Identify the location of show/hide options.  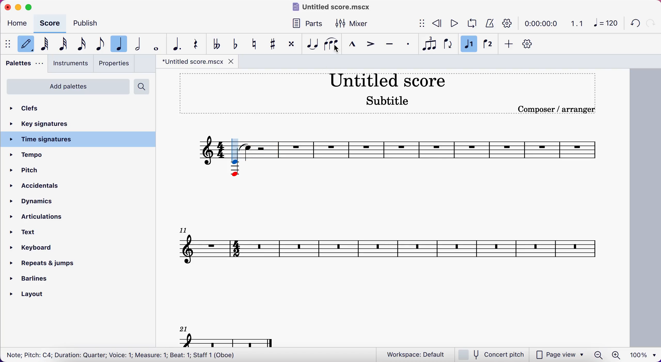
(417, 23).